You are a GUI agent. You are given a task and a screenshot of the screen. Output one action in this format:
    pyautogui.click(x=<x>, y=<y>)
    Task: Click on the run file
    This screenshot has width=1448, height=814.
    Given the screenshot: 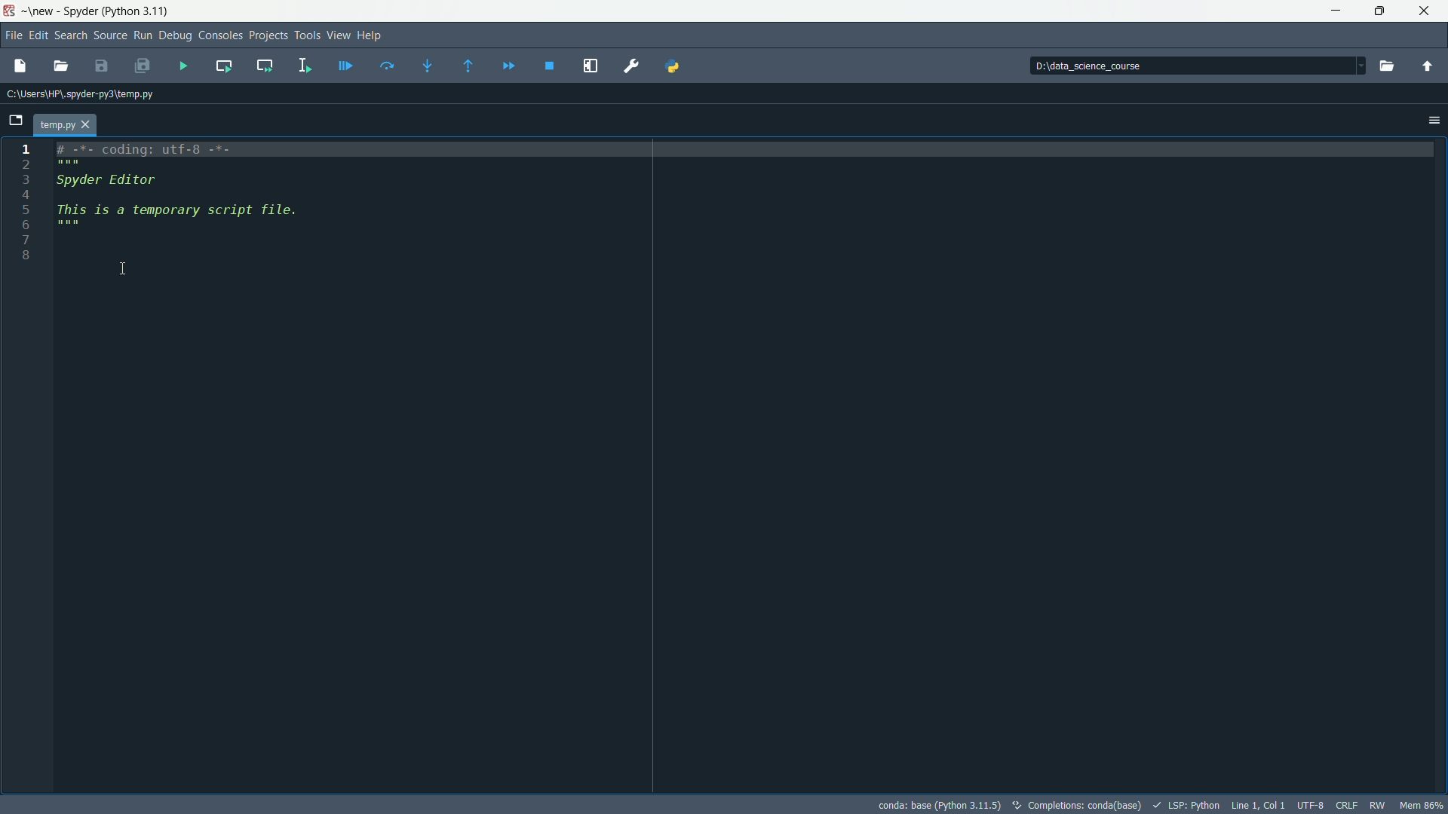 What is the action you would take?
    pyautogui.click(x=185, y=66)
    